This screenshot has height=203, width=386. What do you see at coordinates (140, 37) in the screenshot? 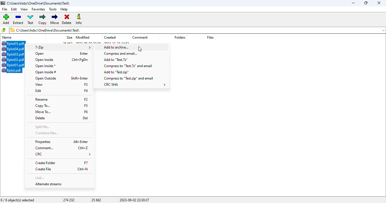
I see `comment` at bounding box center [140, 37].